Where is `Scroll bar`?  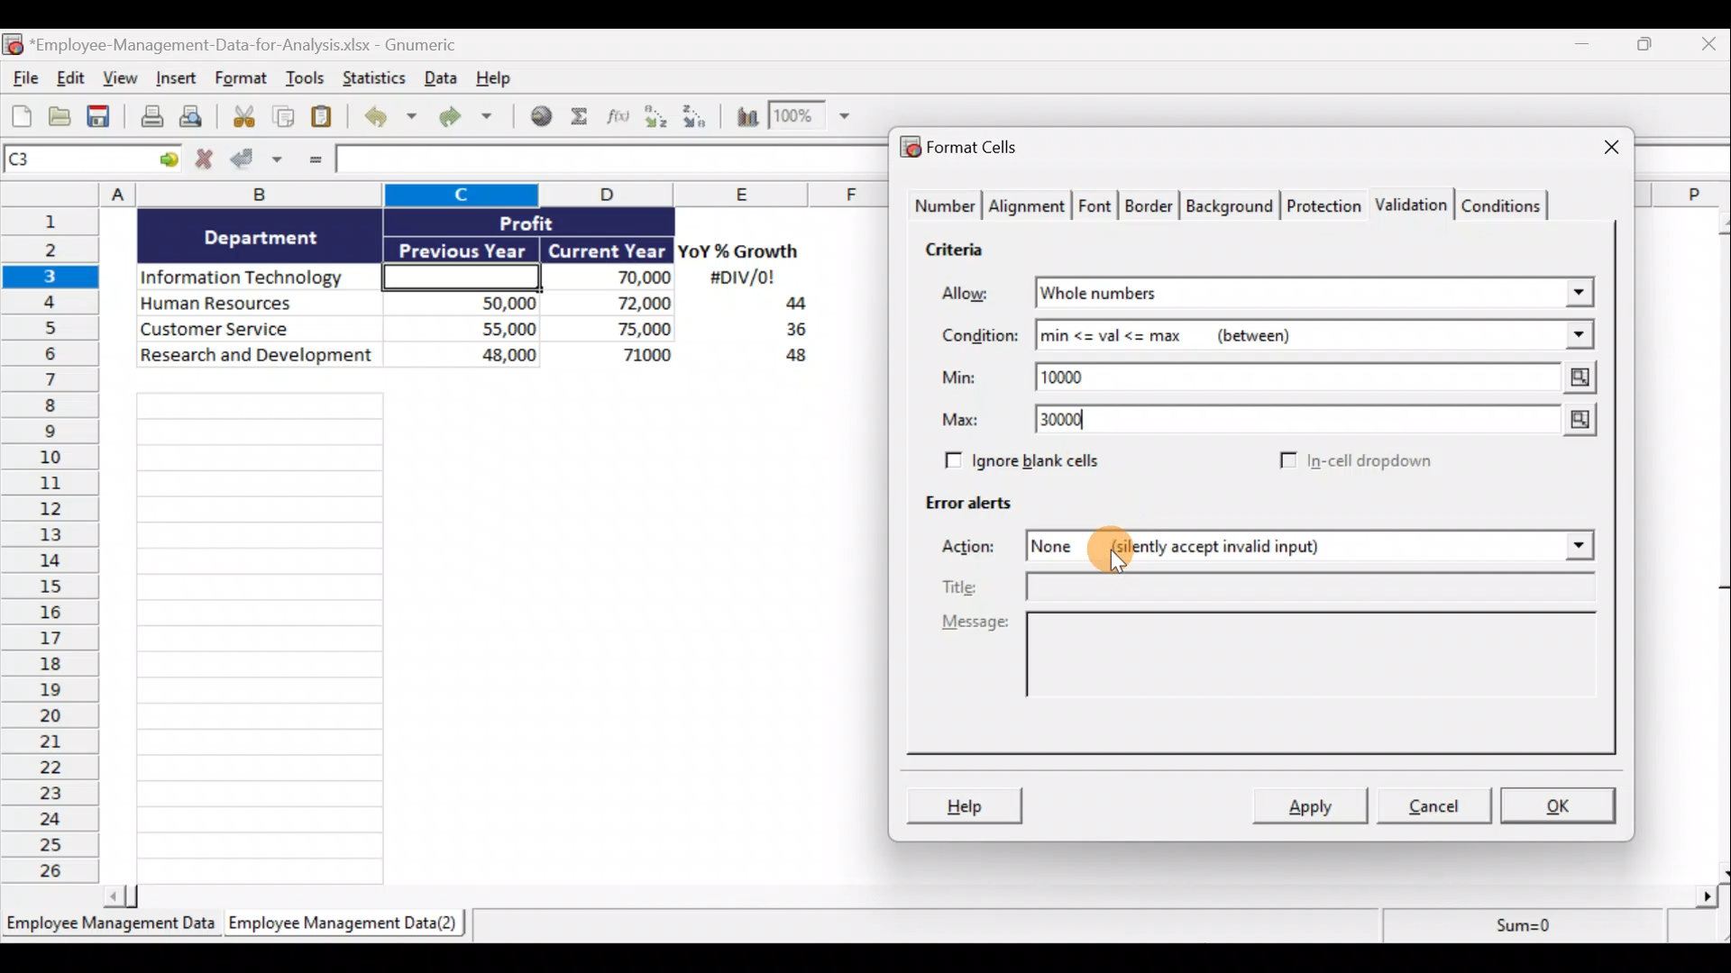
Scroll bar is located at coordinates (1716, 543).